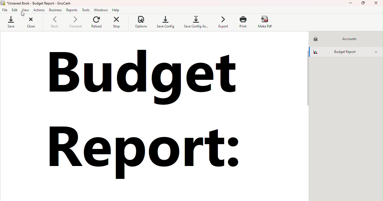  Describe the element at coordinates (22, 14) in the screenshot. I see `cursor` at that location.